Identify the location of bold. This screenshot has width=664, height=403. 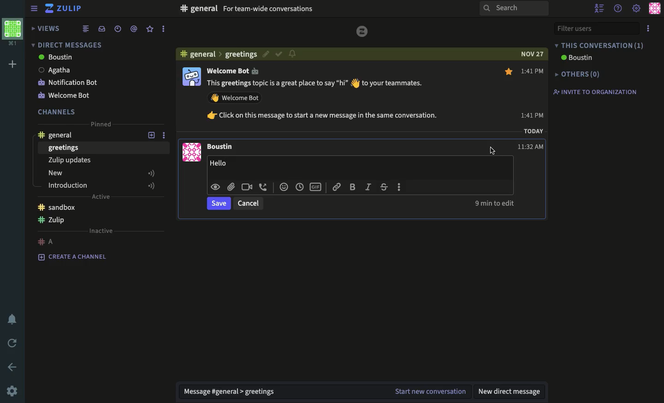
(353, 188).